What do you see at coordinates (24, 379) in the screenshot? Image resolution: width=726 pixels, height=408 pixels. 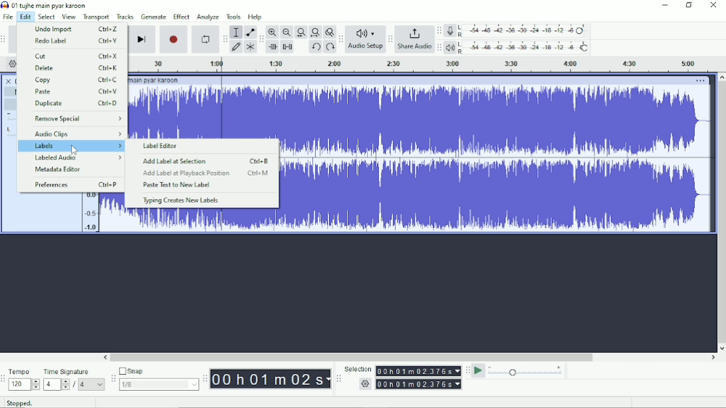 I see `Tempo` at bounding box center [24, 379].